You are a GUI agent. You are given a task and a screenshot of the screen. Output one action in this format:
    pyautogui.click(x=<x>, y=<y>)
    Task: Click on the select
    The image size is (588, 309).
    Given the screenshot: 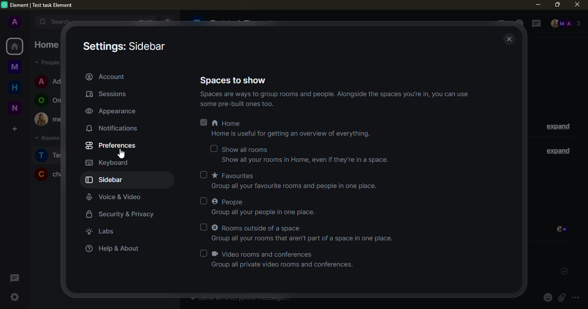 What is the action you would take?
    pyautogui.click(x=204, y=200)
    